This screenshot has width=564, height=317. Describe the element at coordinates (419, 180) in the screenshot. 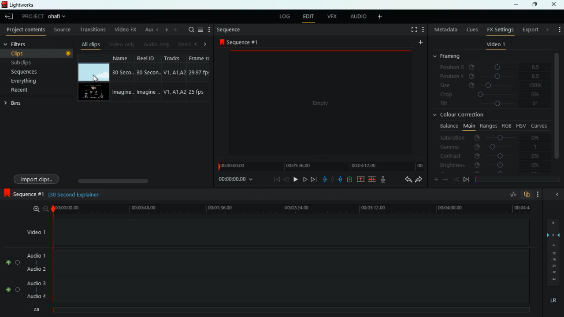

I see `forward` at that location.